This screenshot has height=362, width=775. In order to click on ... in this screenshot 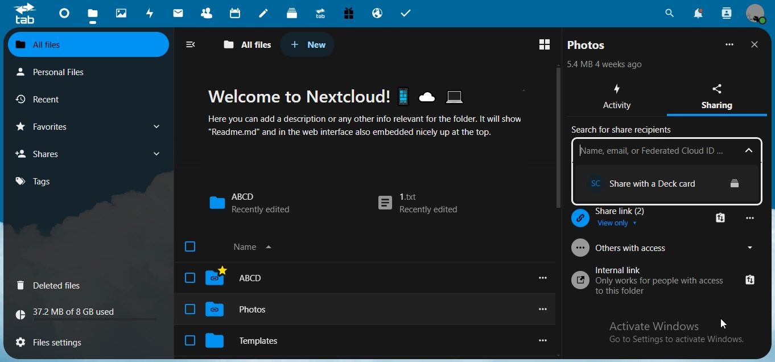, I will do `click(730, 44)`.